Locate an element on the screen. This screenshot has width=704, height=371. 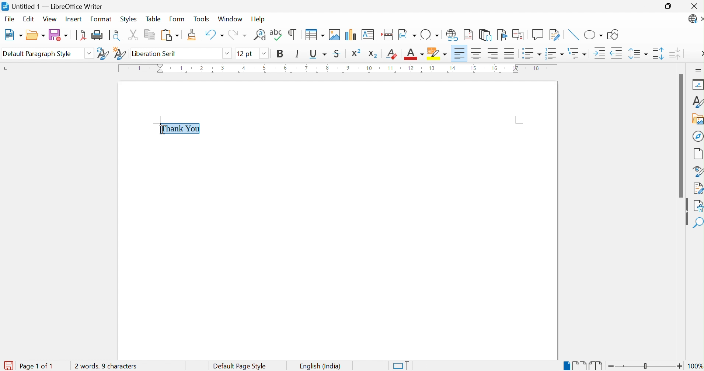
Align Center is located at coordinates (477, 53).